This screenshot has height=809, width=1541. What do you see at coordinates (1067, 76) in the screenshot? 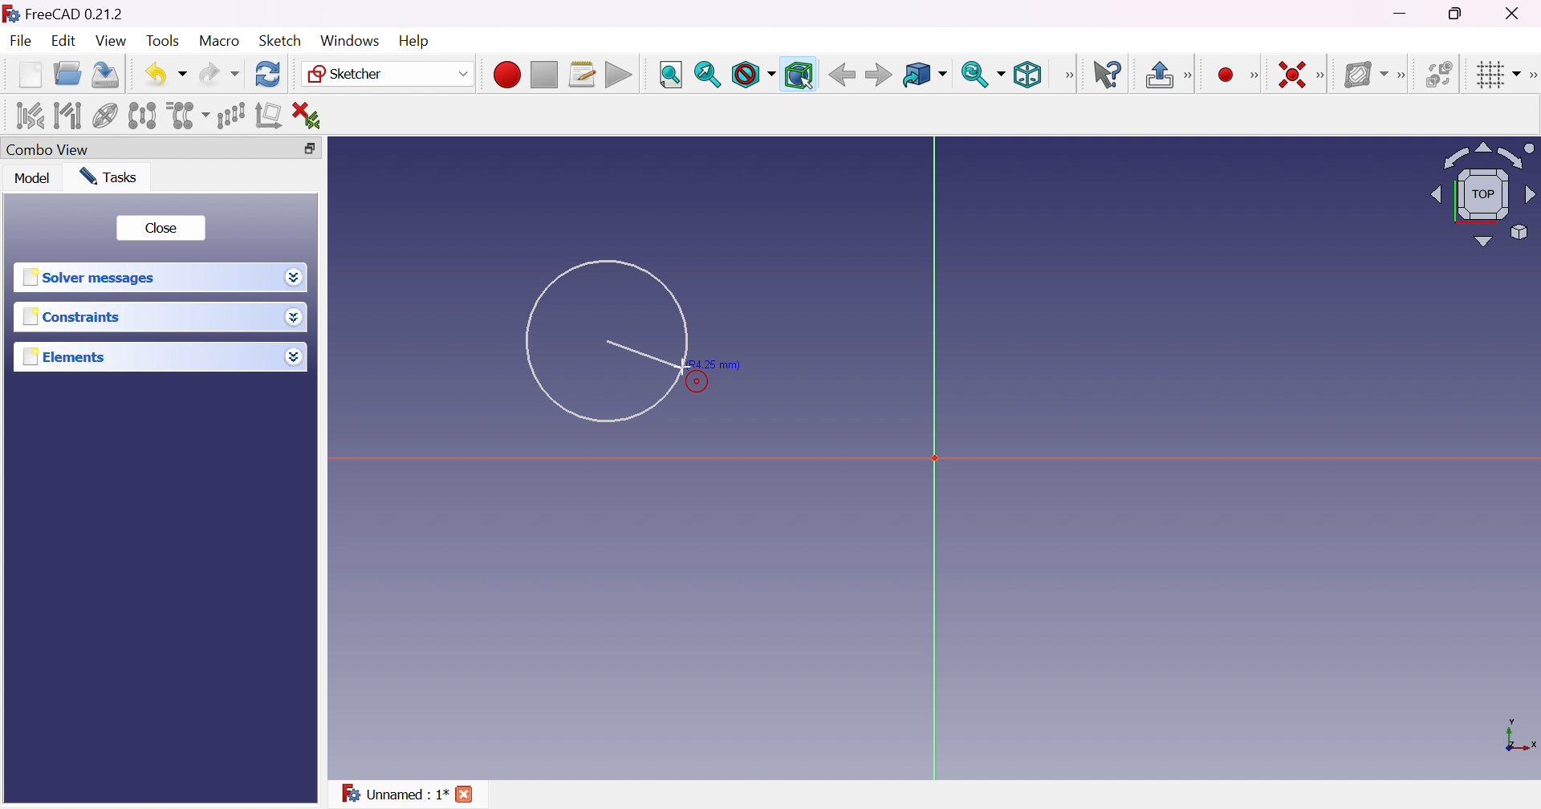
I see `[View]` at bounding box center [1067, 76].